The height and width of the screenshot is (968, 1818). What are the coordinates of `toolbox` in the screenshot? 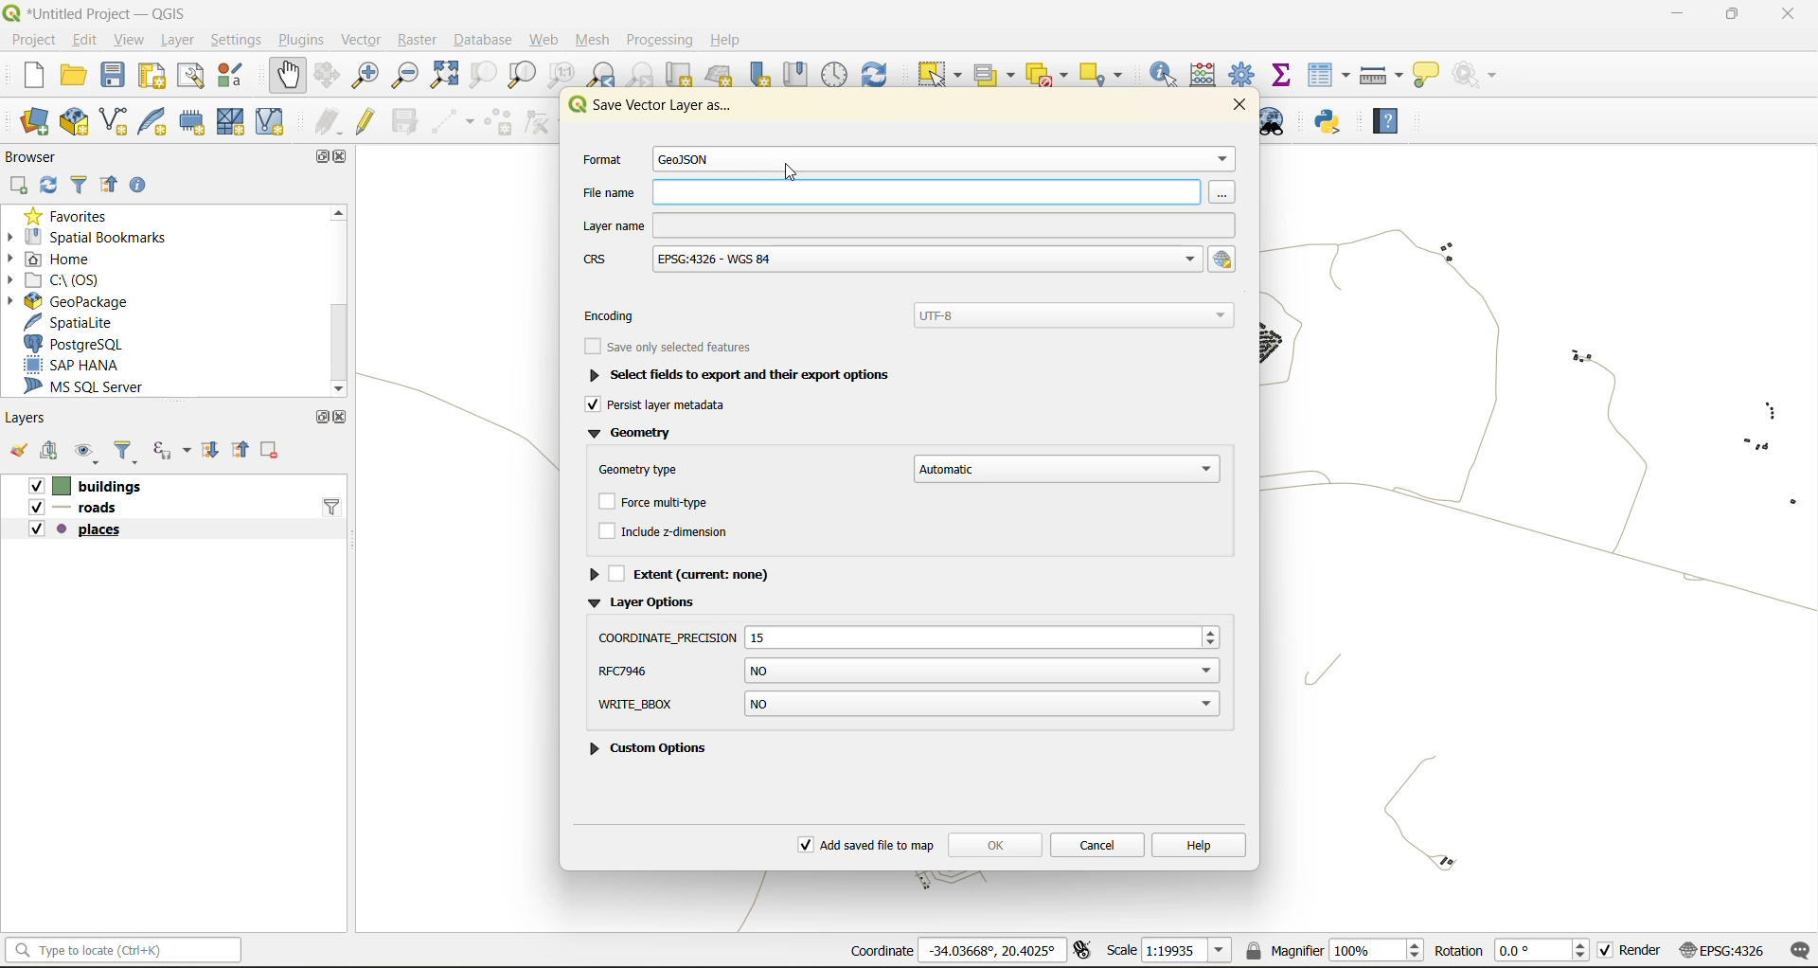 It's located at (1244, 74).